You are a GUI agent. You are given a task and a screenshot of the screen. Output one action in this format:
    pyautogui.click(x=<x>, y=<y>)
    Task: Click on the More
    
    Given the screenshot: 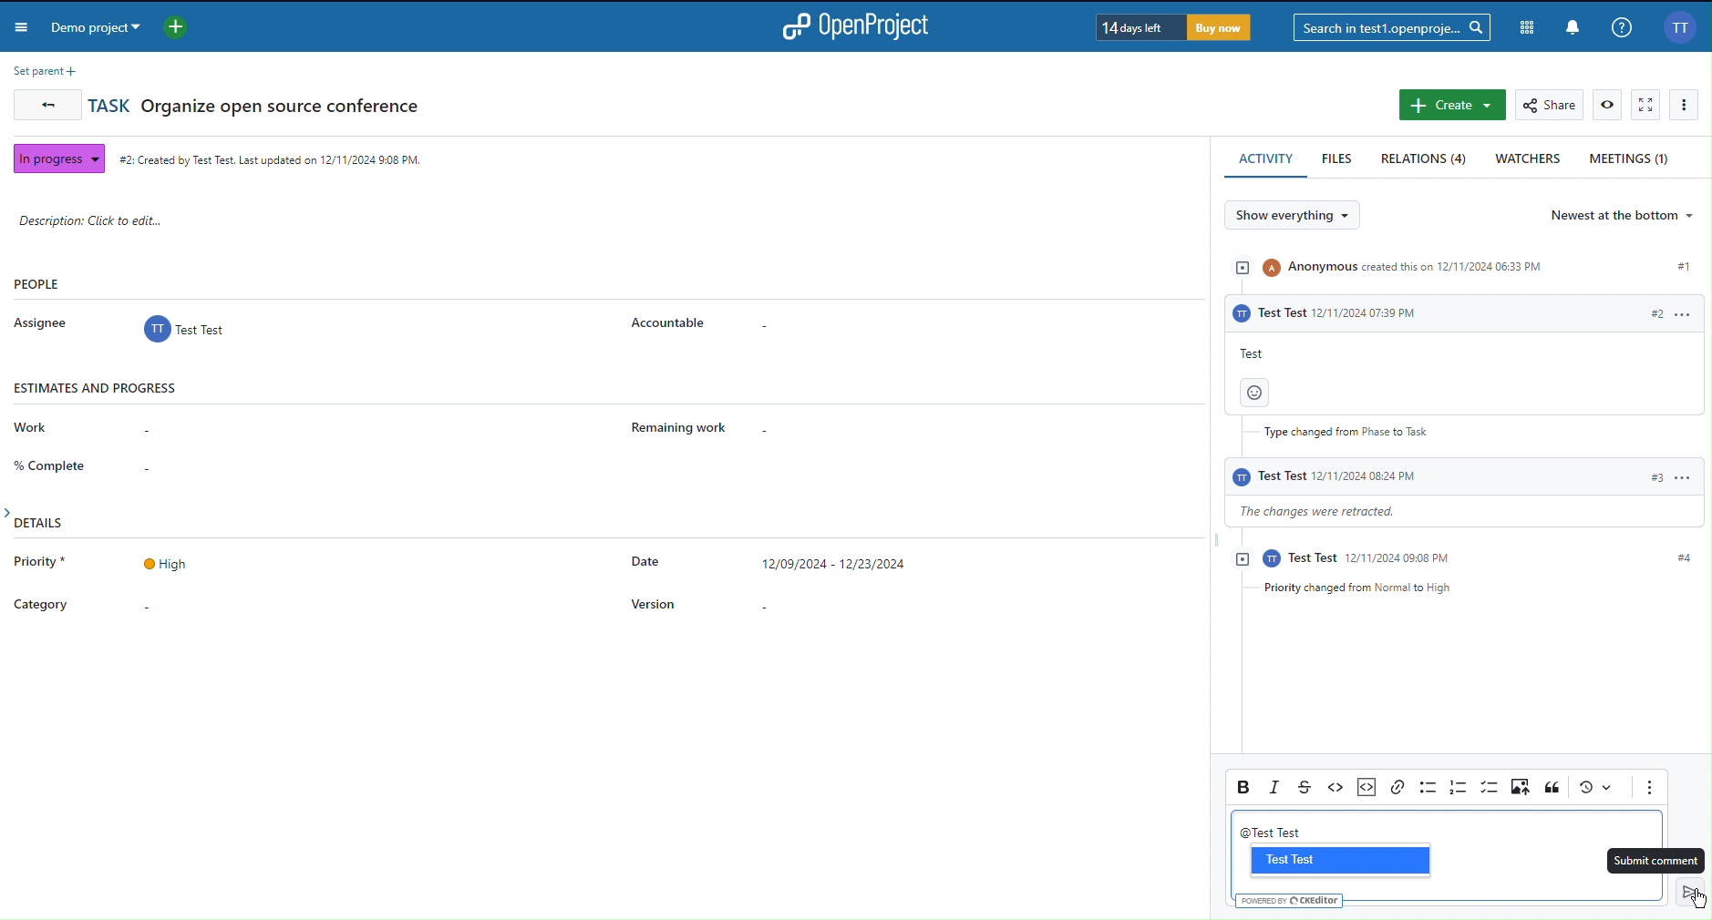 What is the action you would take?
    pyautogui.click(x=1649, y=788)
    